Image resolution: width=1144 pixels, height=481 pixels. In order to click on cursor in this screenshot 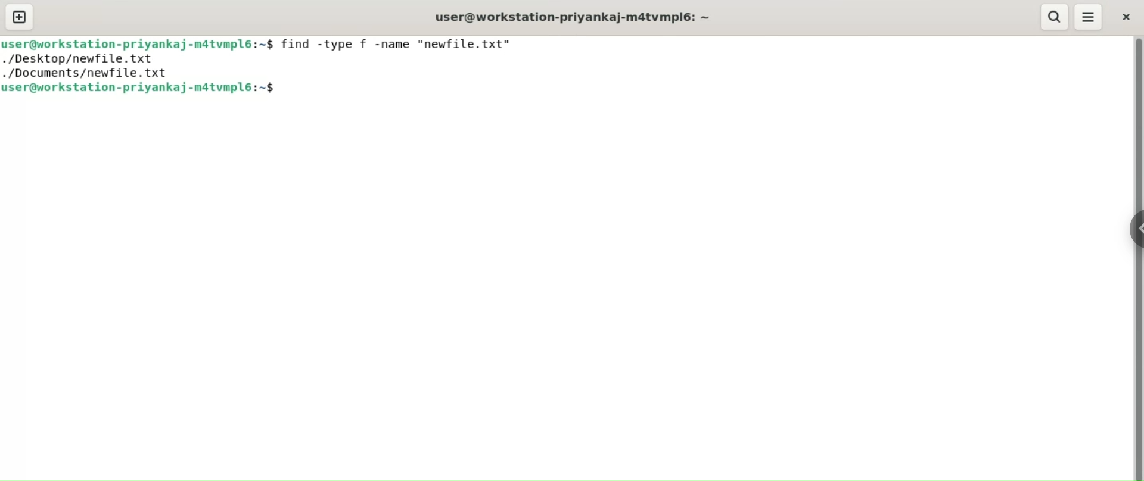, I will do `click(288, 92)`.